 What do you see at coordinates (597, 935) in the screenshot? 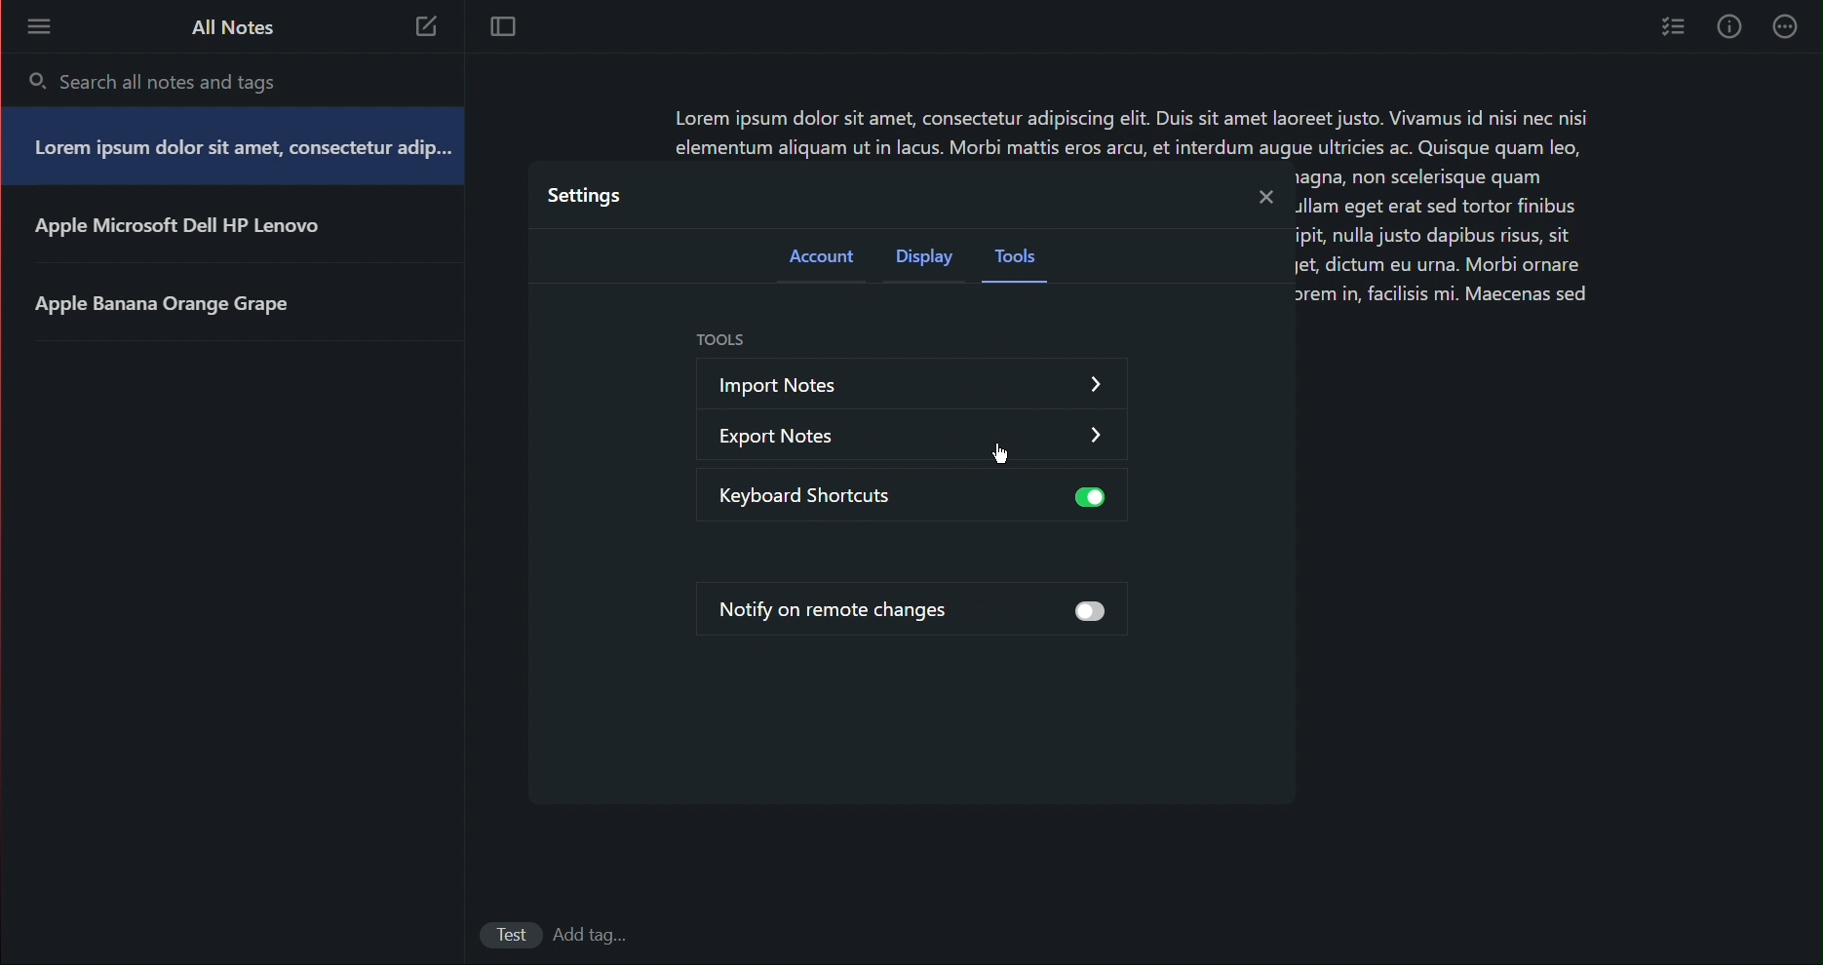
I see `add Tags` at bounding box center [597, 935].